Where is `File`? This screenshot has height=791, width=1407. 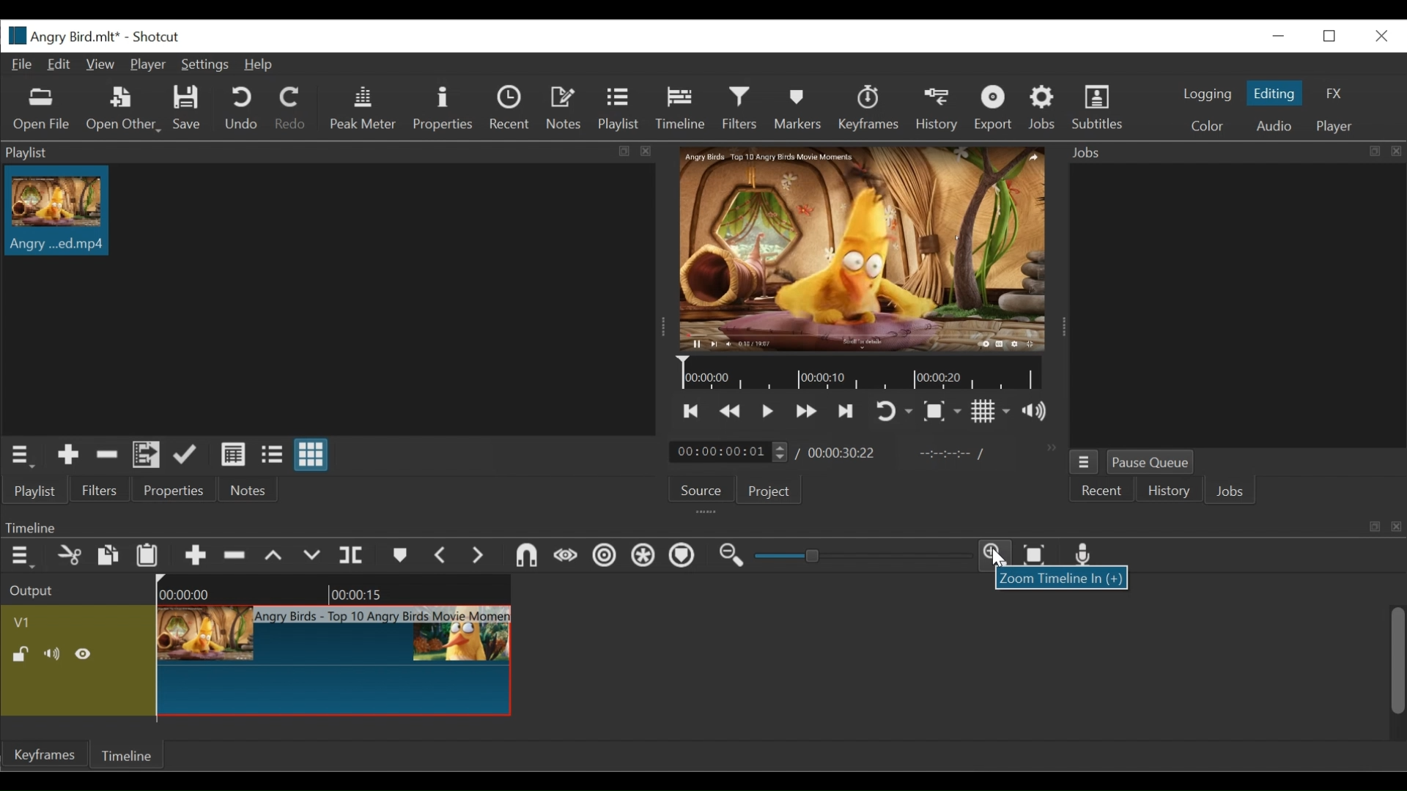
File is located at coordinates (23, 65).